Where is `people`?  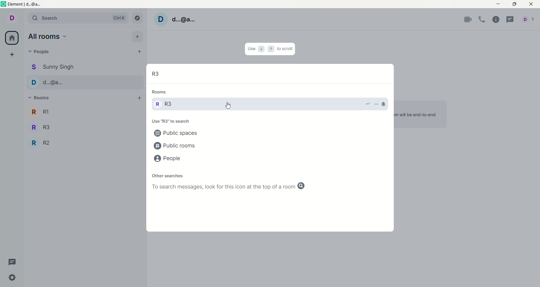
people is located at coordinates (168, 159).